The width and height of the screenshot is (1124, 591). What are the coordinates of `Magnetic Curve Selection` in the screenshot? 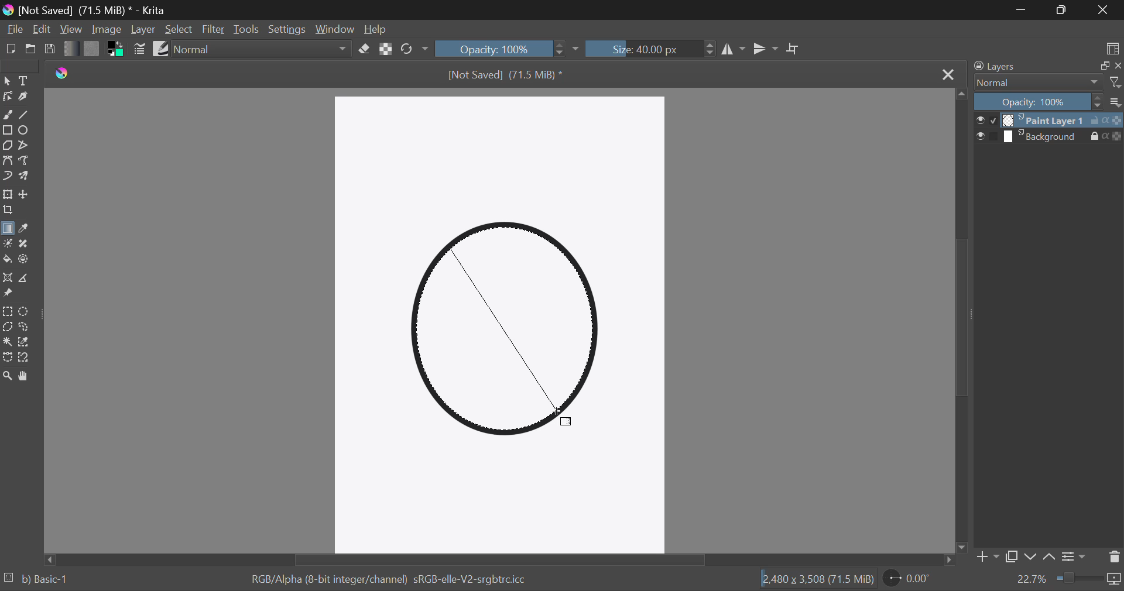 It's located at (28, 359).